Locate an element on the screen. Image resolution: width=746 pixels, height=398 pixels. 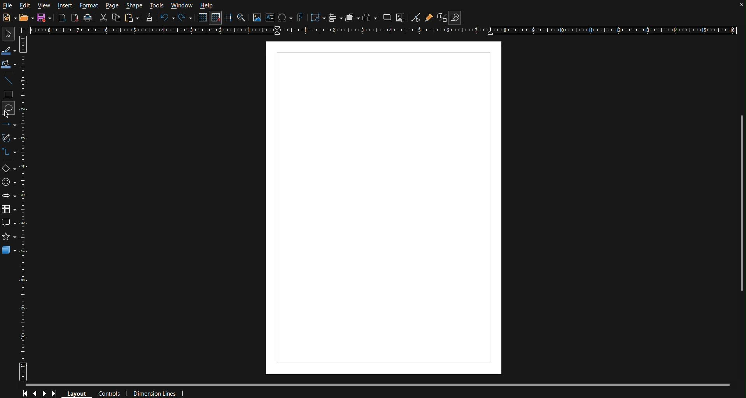
Dimension Lines is located at coordinates (156, 392).